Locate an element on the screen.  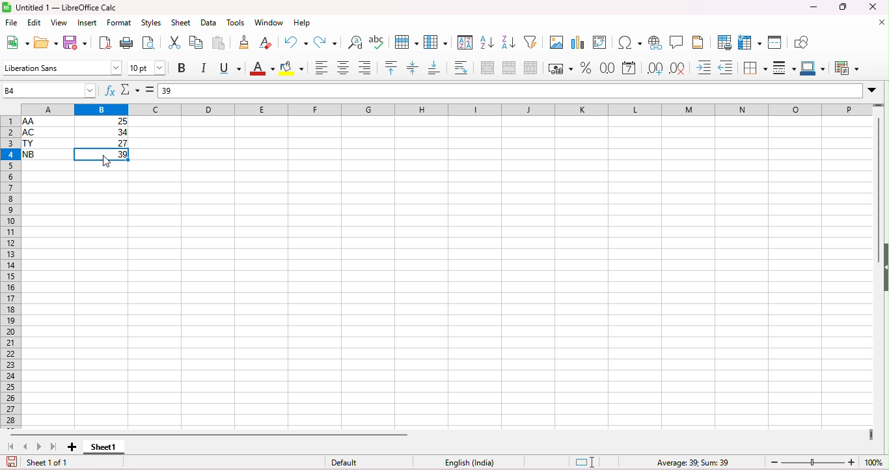
first sheet is located at coordinates (14, 447).